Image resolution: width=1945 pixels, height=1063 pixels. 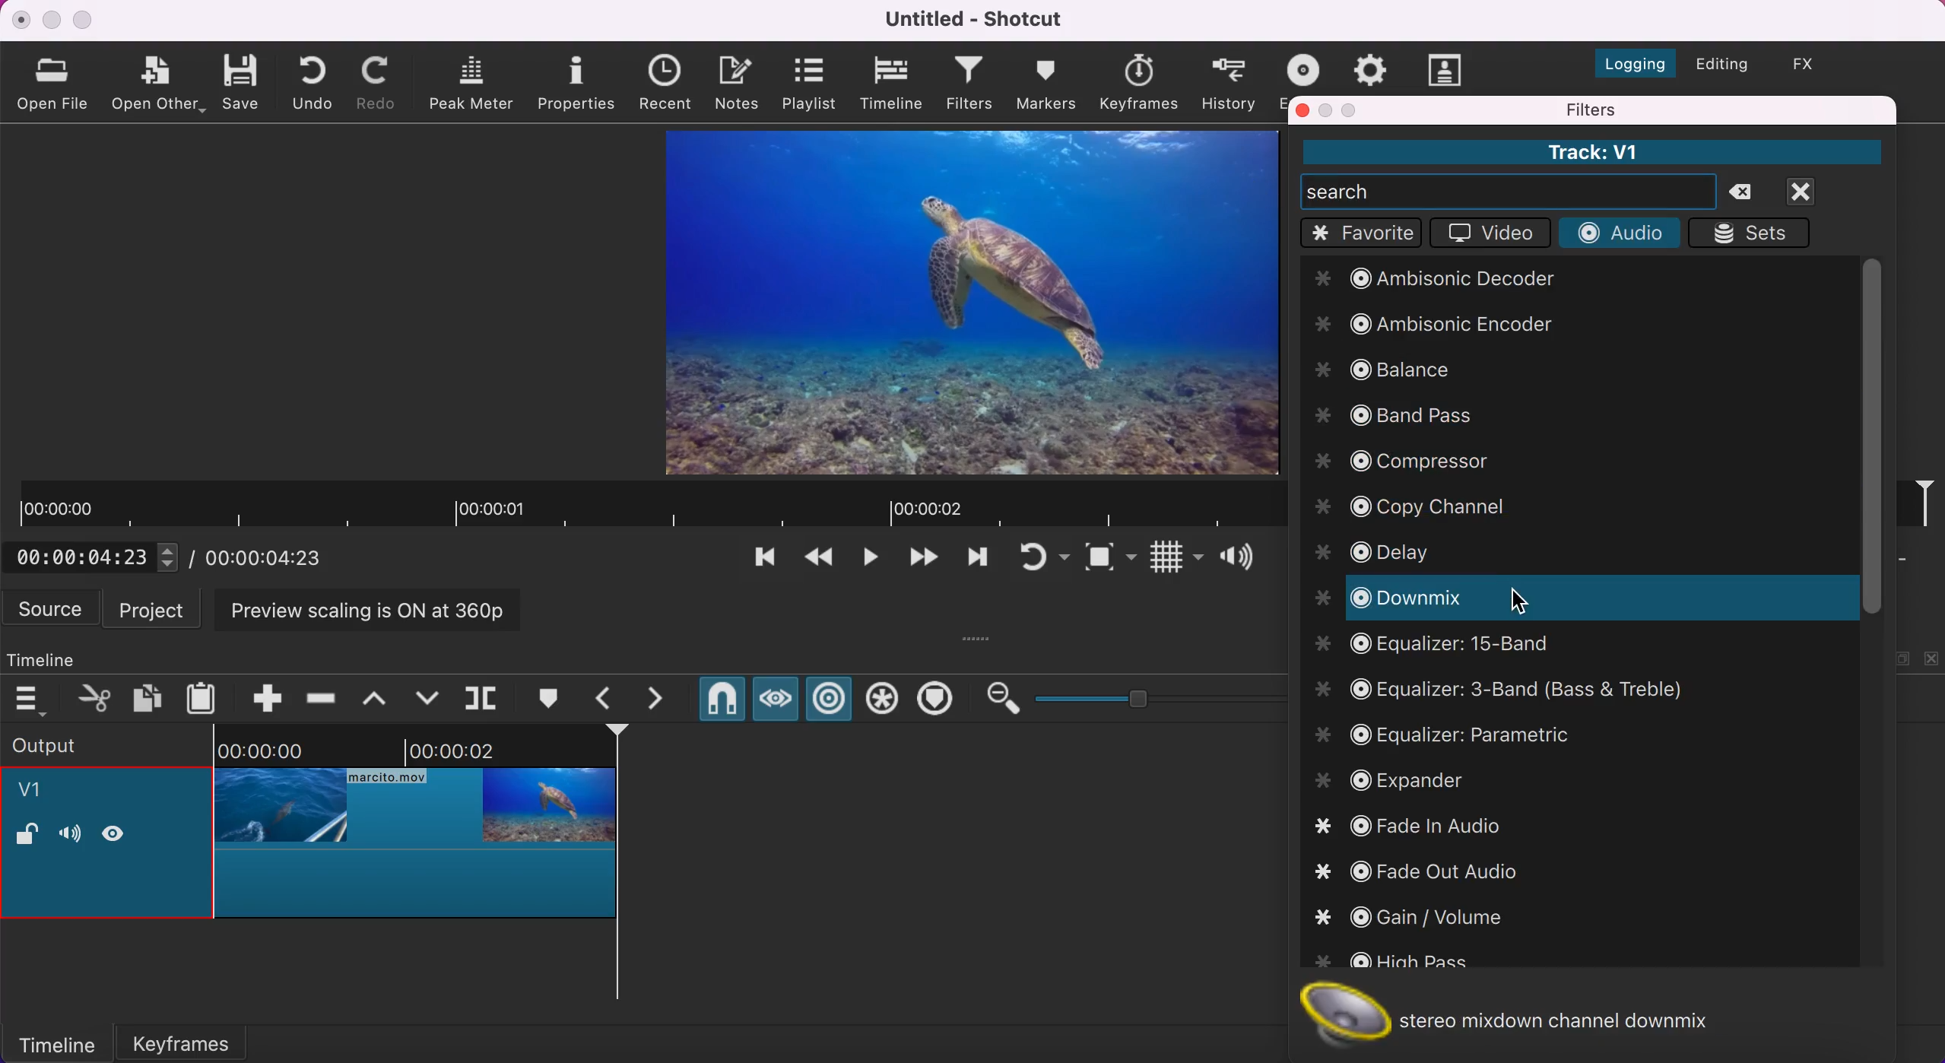 What do you see at coordinates (553, 699) in the screenshot?
I see `create/edit marker` at bounding box center [553, 699].